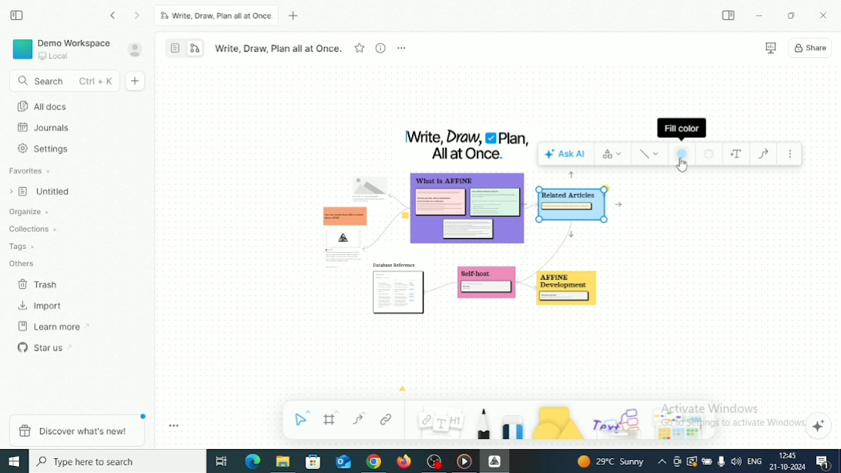 This screenshot has height=473, width=841. I want to click on Collapse sidebar, so click(16, 15).